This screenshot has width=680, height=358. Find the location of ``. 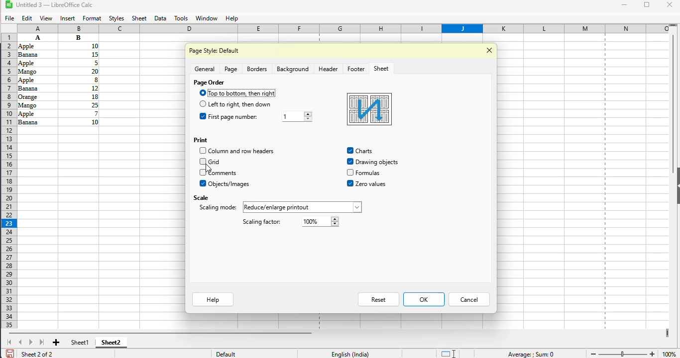

 is located at coordinates (79, 46).